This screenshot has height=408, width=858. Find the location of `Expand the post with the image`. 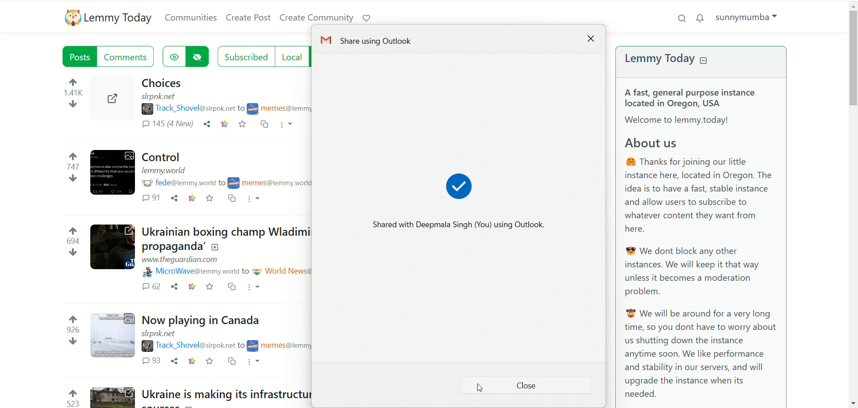

Expand the post with the image is located at coordinates (111, 247).